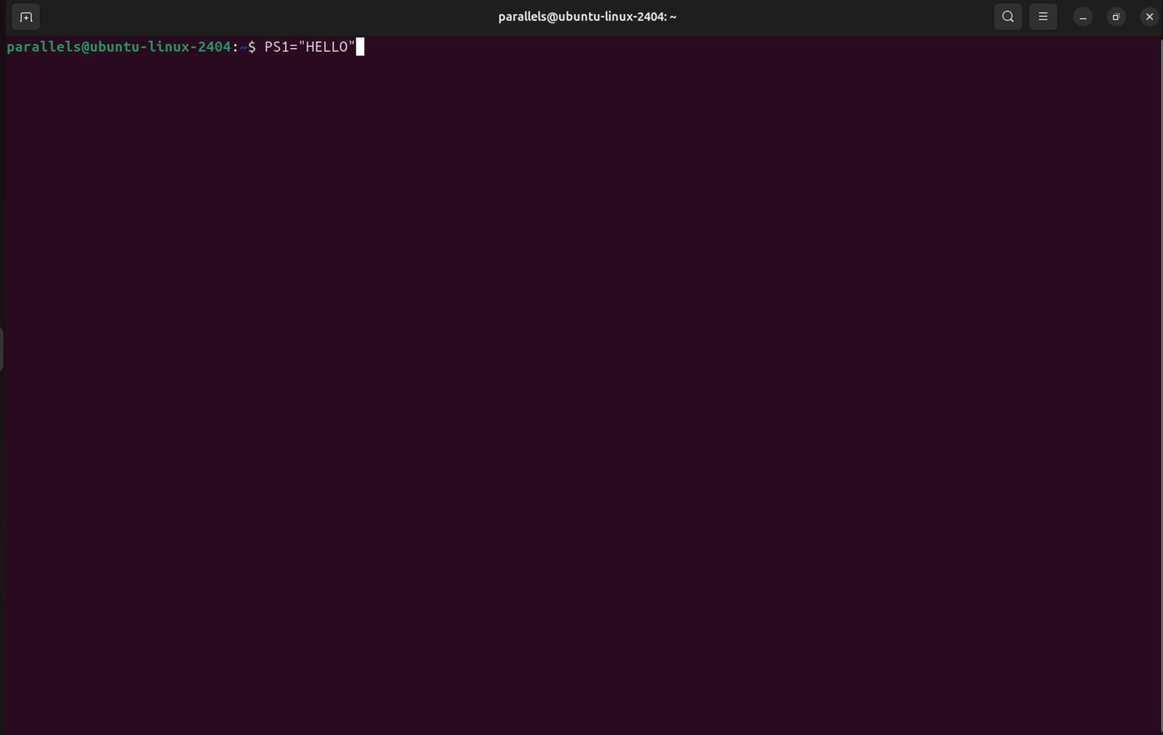  I want to click on parallels username, so click(581, 16).